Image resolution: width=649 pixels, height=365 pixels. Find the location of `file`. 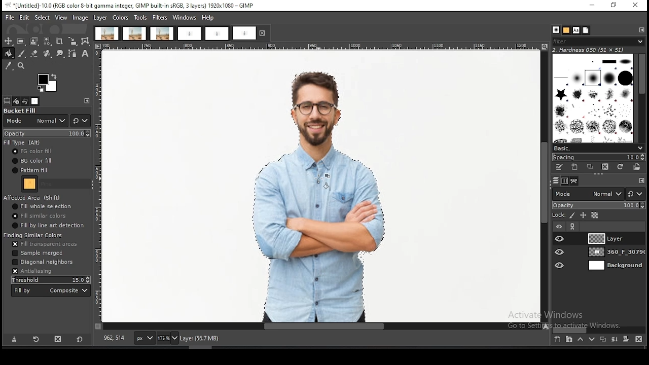

file is located at coordinates (10, 18).